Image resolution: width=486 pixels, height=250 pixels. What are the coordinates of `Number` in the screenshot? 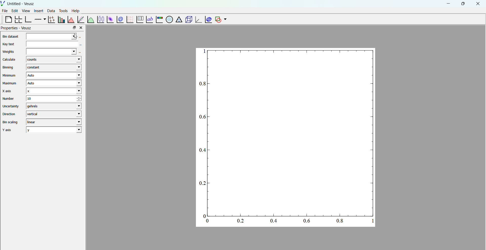 It's located at (9, 98).